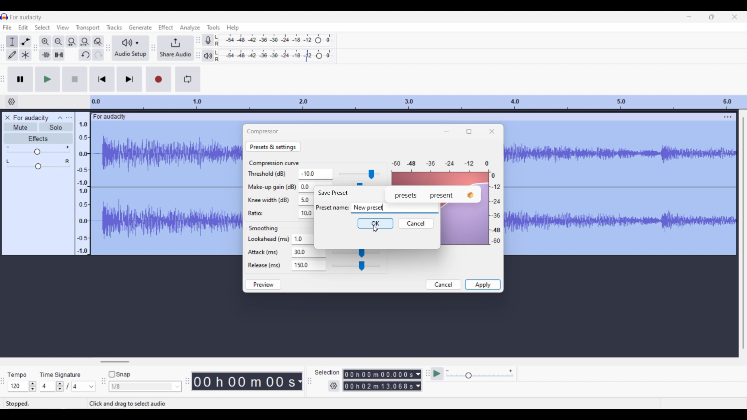 The height and width of the screenshot is (420, 747). I want to click on Stop, so click(75, 79).